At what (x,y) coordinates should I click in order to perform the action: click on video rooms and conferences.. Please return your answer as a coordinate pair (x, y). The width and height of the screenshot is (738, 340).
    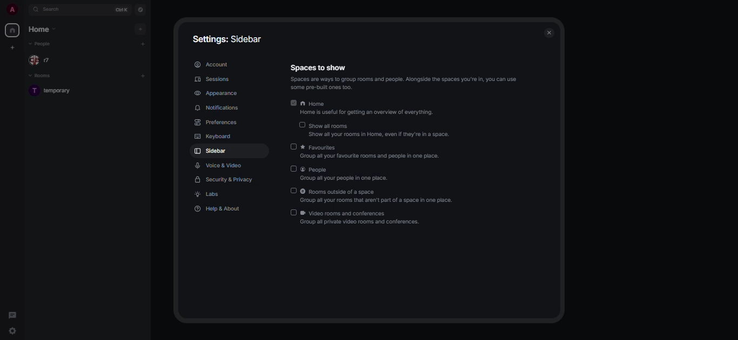
    Looking at the image, I should click on (365, 214).